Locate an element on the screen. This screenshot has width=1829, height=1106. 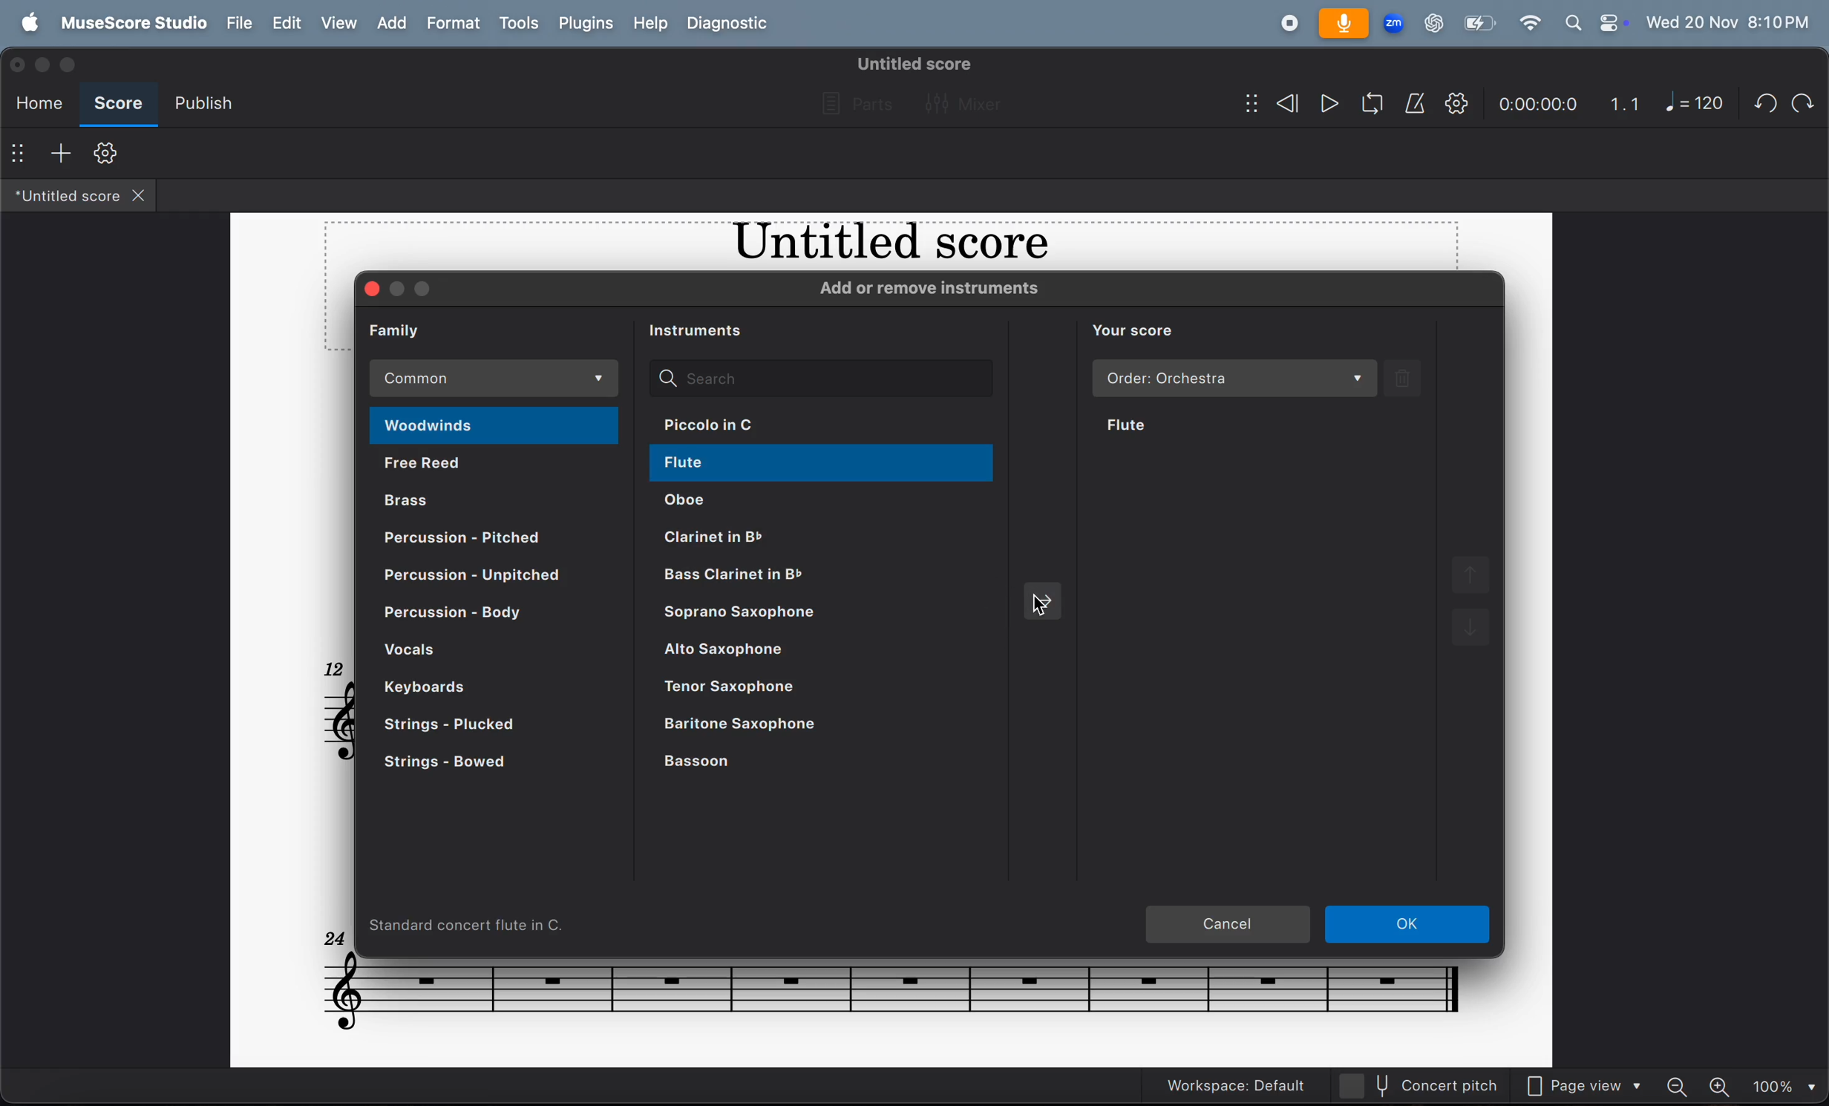
untitled score is located at coordinates (912, 61).